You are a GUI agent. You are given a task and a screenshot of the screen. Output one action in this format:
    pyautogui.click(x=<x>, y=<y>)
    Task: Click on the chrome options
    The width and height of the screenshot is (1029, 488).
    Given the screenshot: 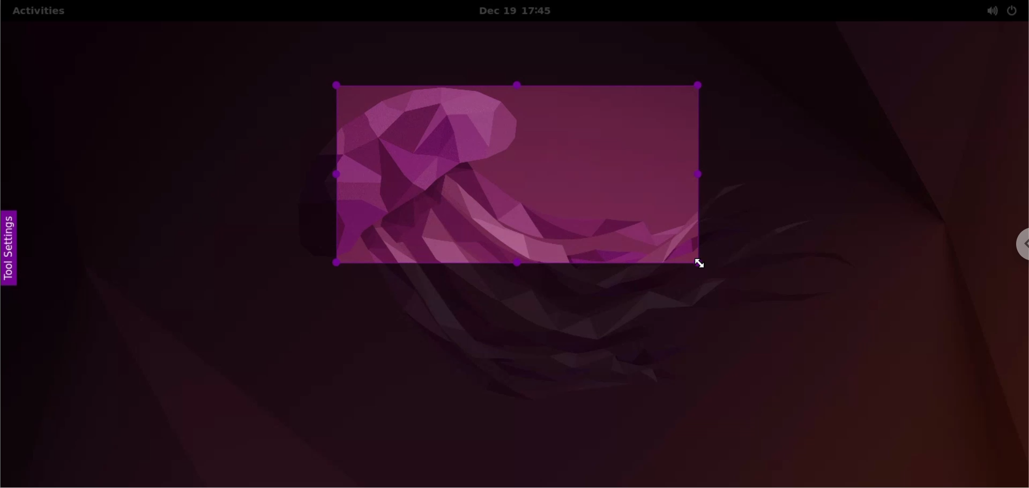 What is the action you would take?
    pyautogui.click(x=1016, y=247)
    